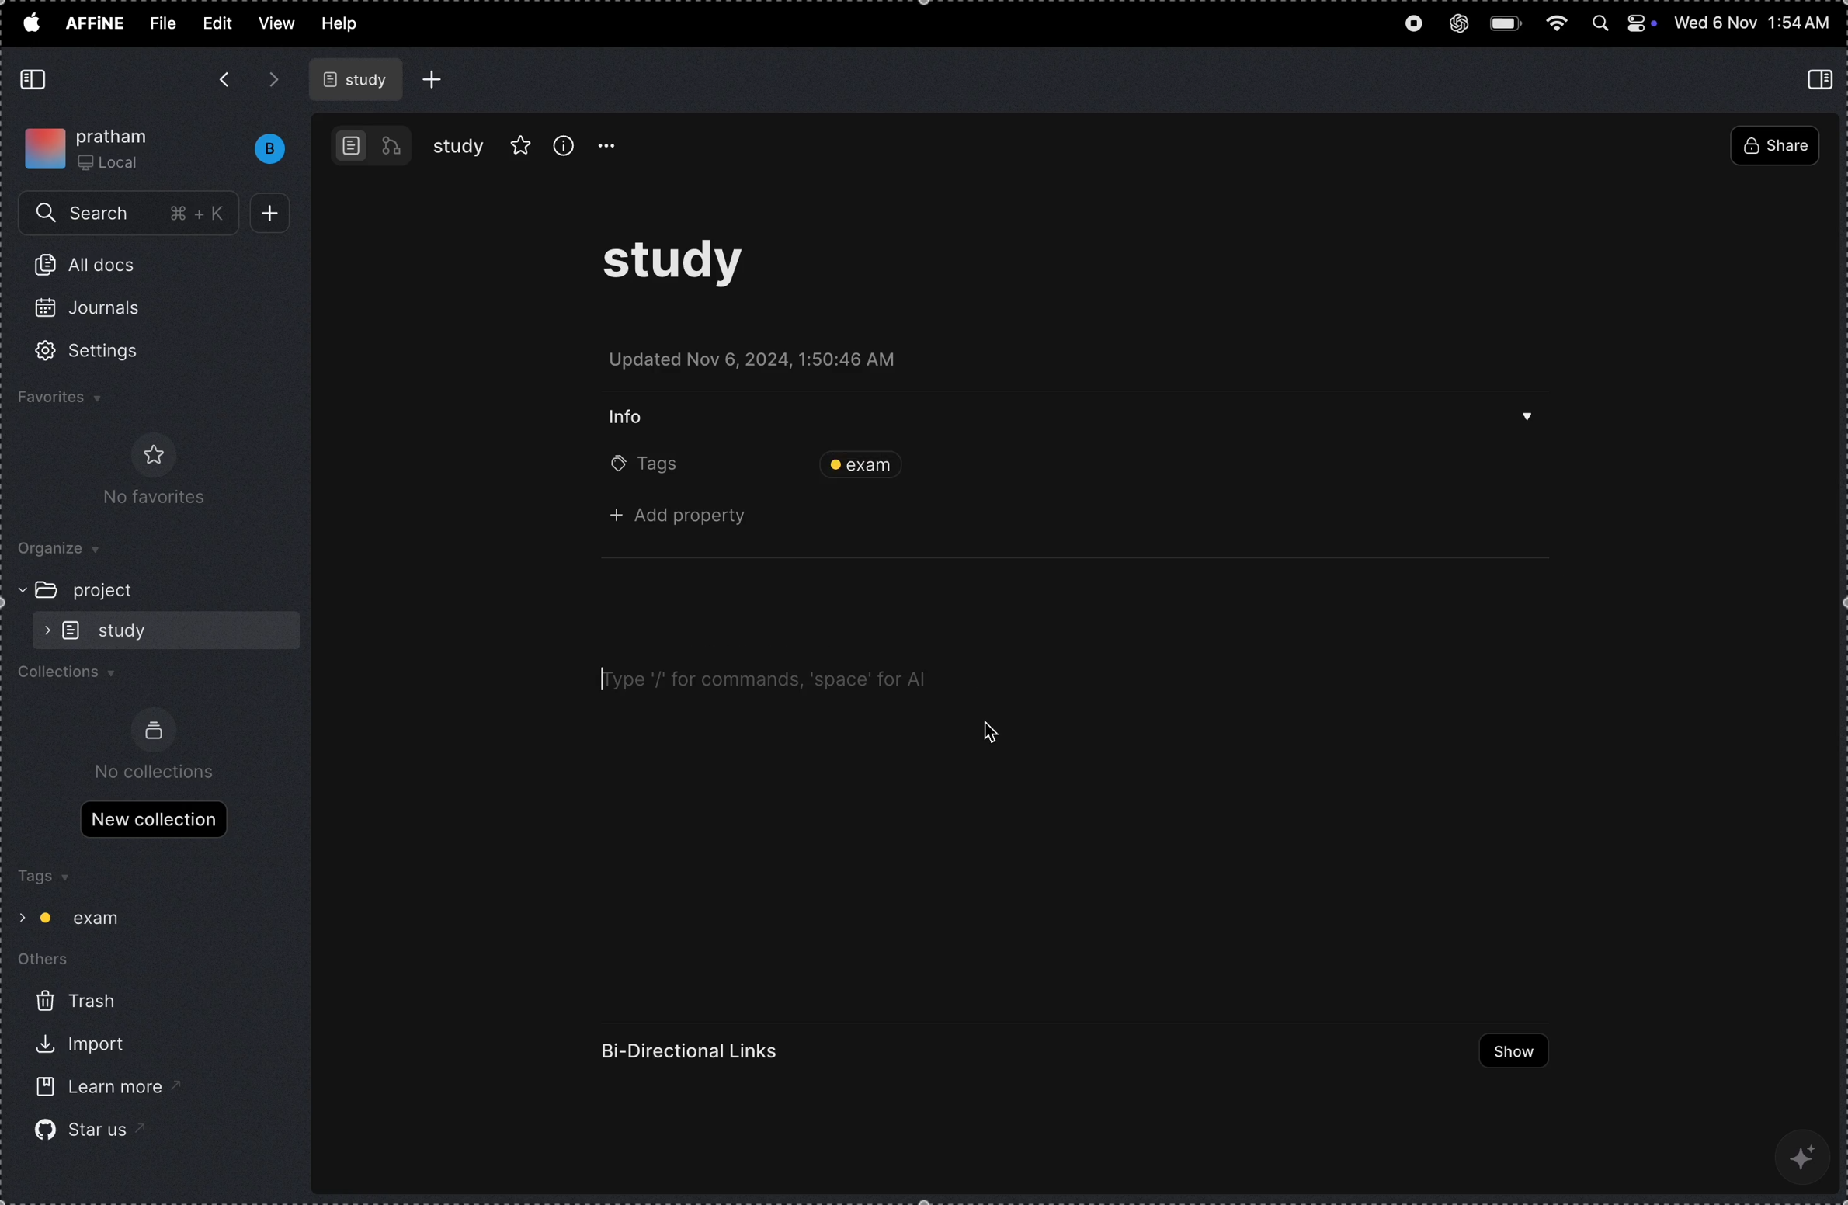 This screenshot has height=1205, width=1848. I want to click on drop down, so click(1528, 420).